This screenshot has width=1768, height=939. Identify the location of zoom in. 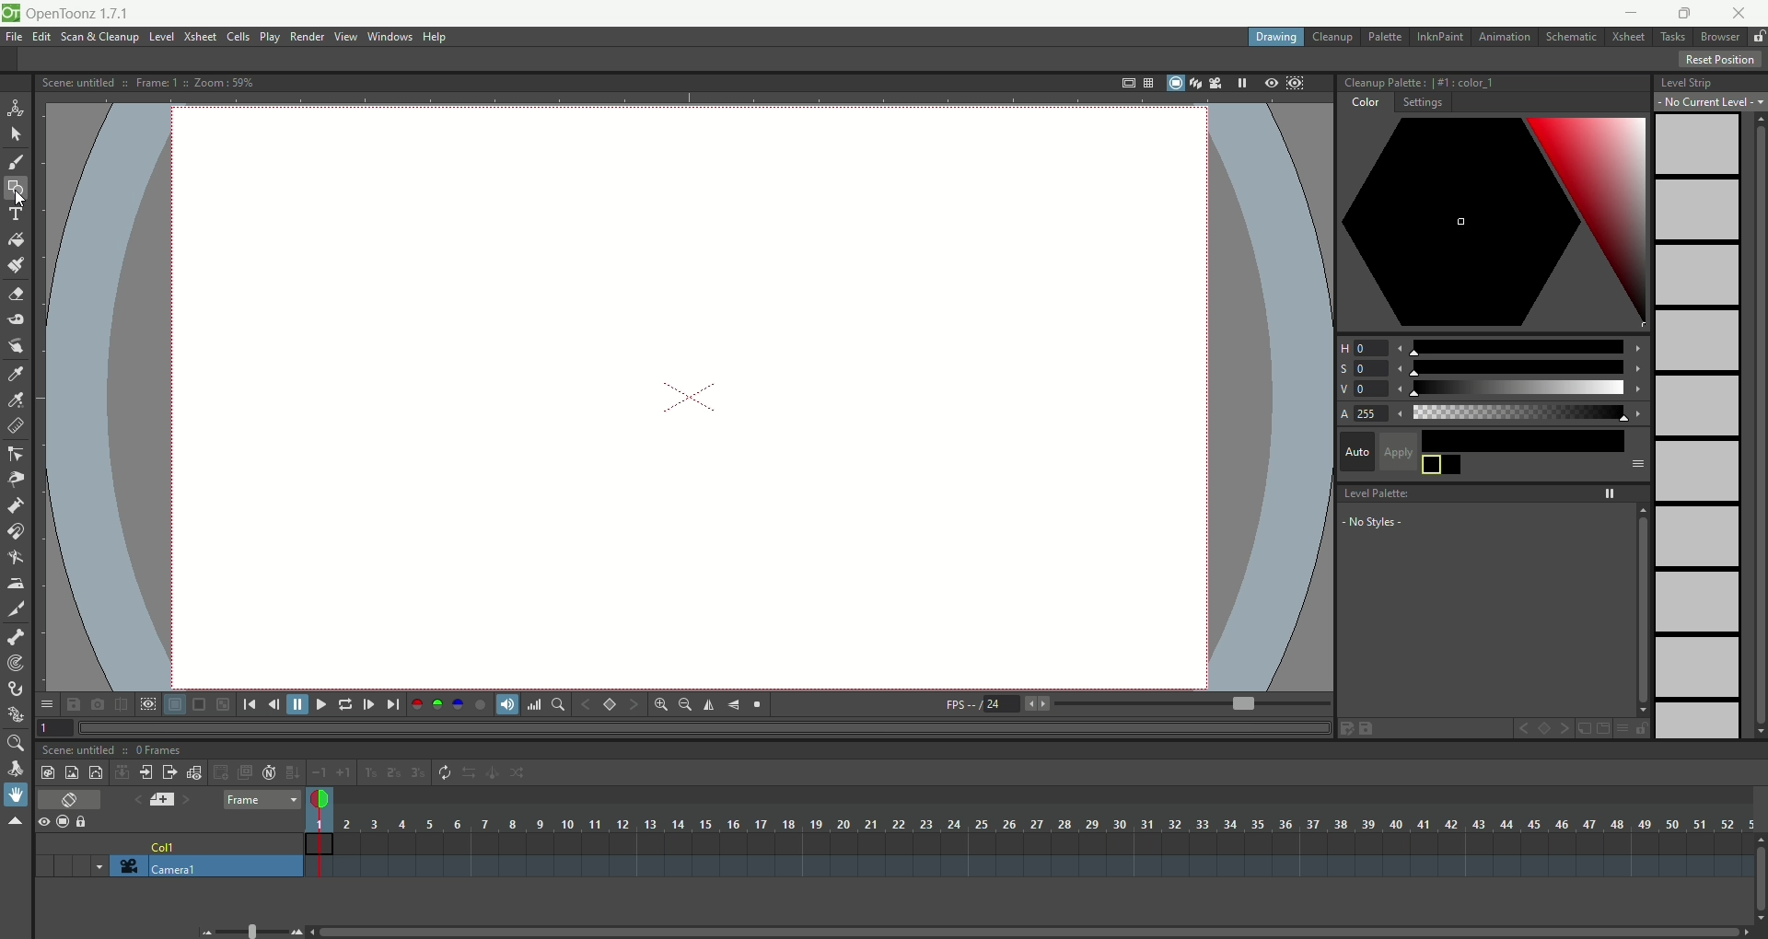
(297, 932).